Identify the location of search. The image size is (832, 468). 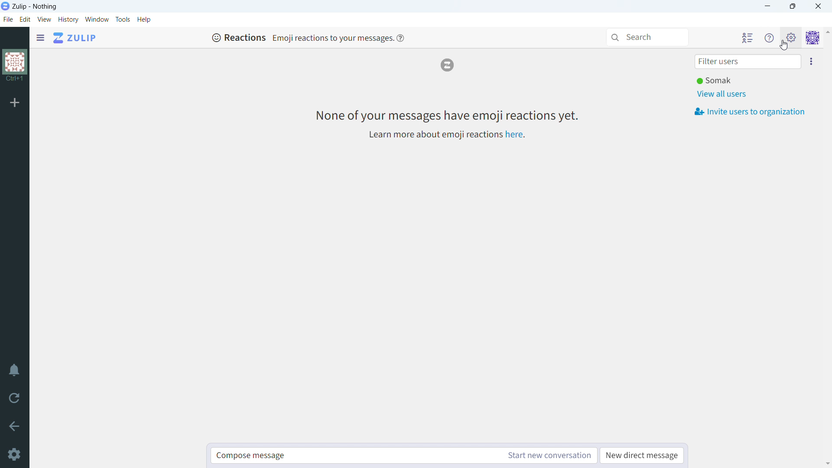
(647, 37).